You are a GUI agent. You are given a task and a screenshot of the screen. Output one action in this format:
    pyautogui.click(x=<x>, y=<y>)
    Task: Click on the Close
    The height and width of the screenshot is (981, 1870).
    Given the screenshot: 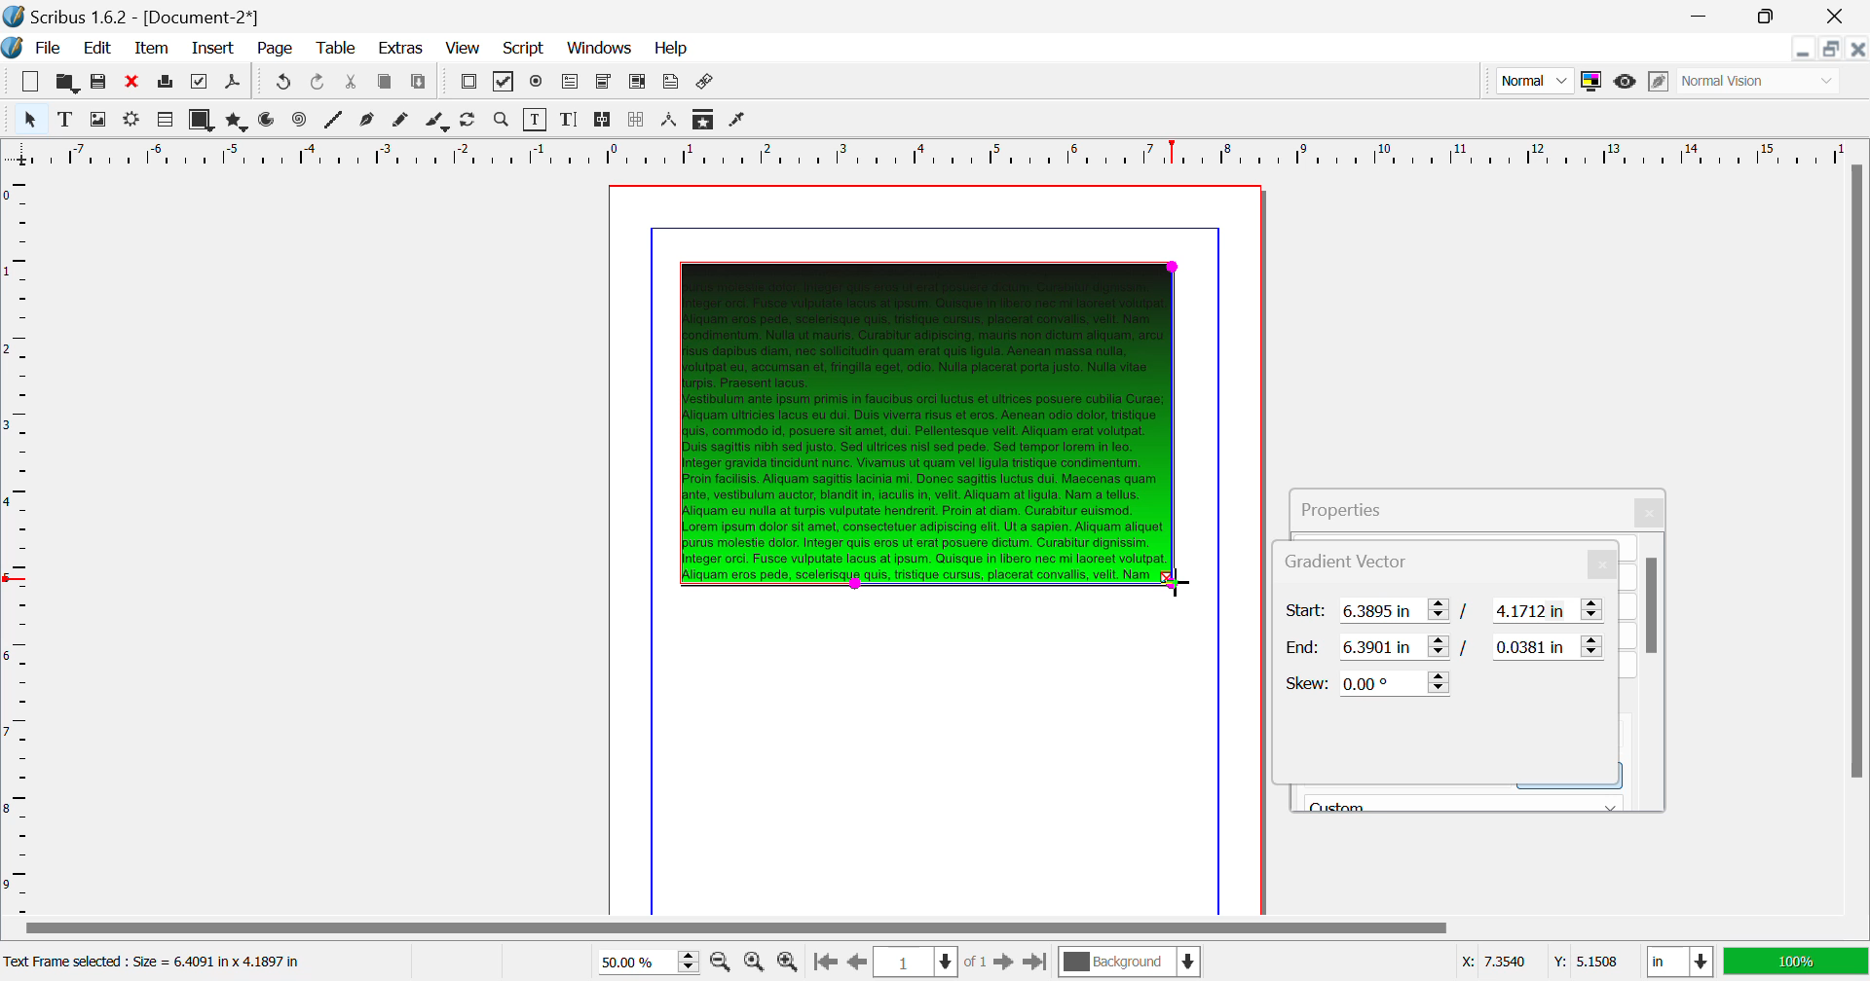 What is the action you would take?
    pyautogui.click(x=1652, y=513)
    